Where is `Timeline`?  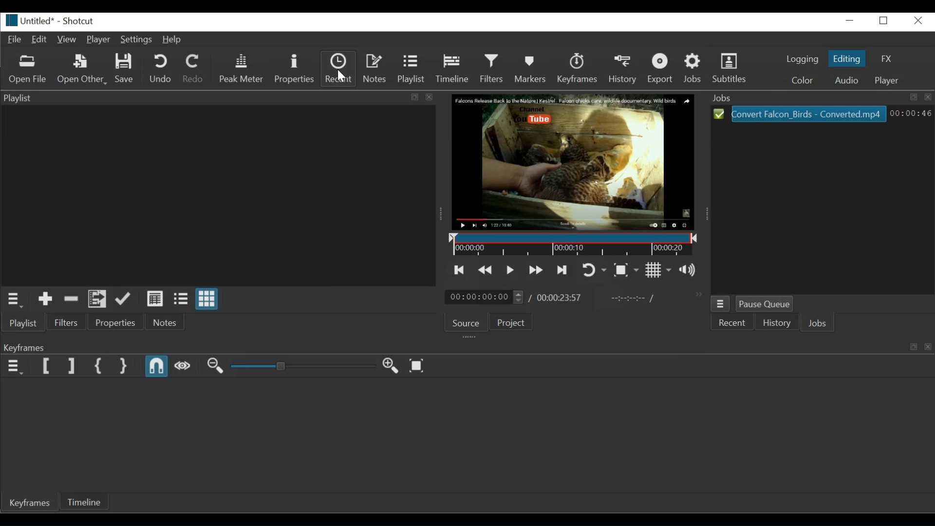
Timeline is located at coordinates (572, 244).